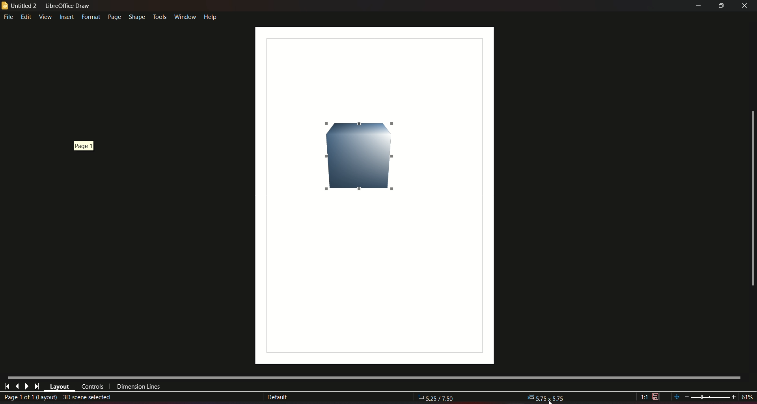 The image size is (757, 404). Describe the element at coordinates (114, 17) in the screenshot. I see `page` at that location.